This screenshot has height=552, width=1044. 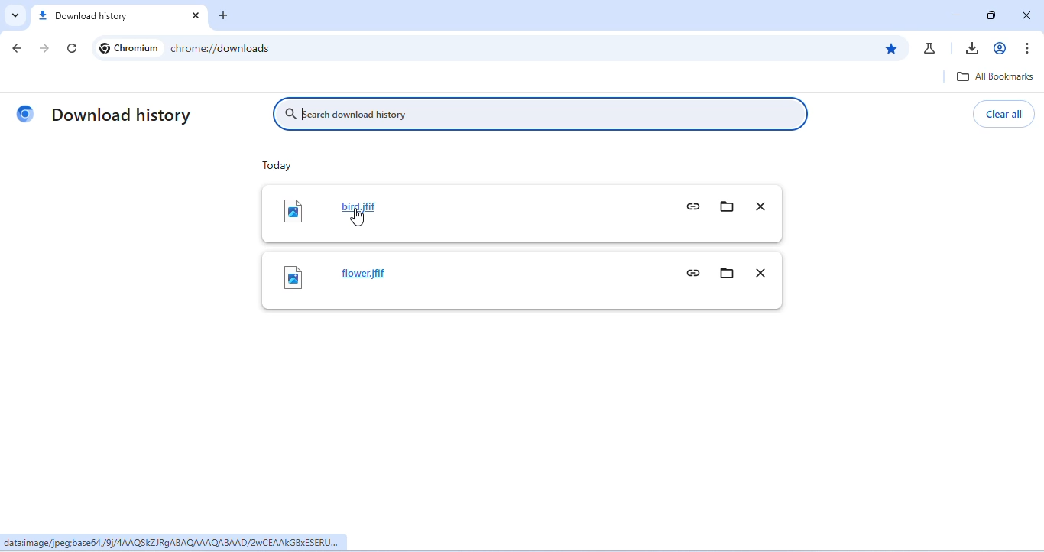 What do you see at coordinates (303, 112) in the screenshot?
I see `typing cursor` at bounding box center [303, 112].